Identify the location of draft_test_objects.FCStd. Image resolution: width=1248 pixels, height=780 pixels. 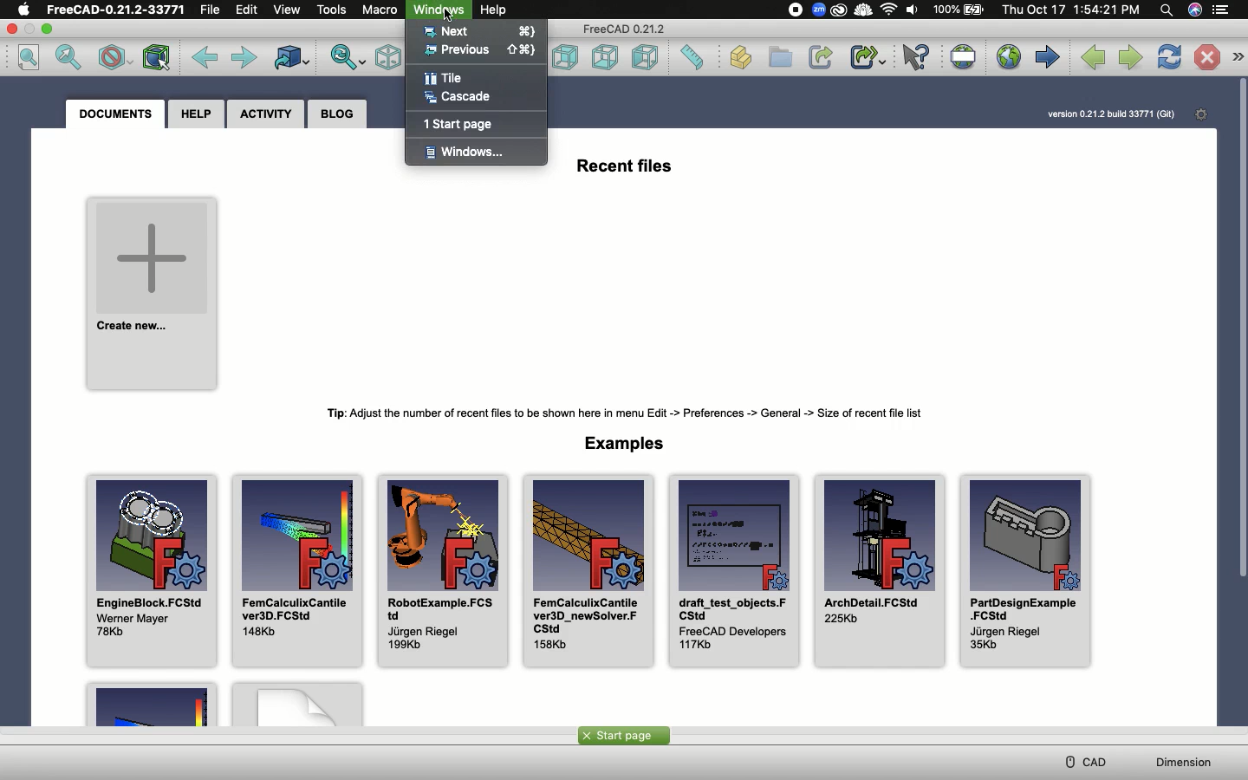
(735, 571).